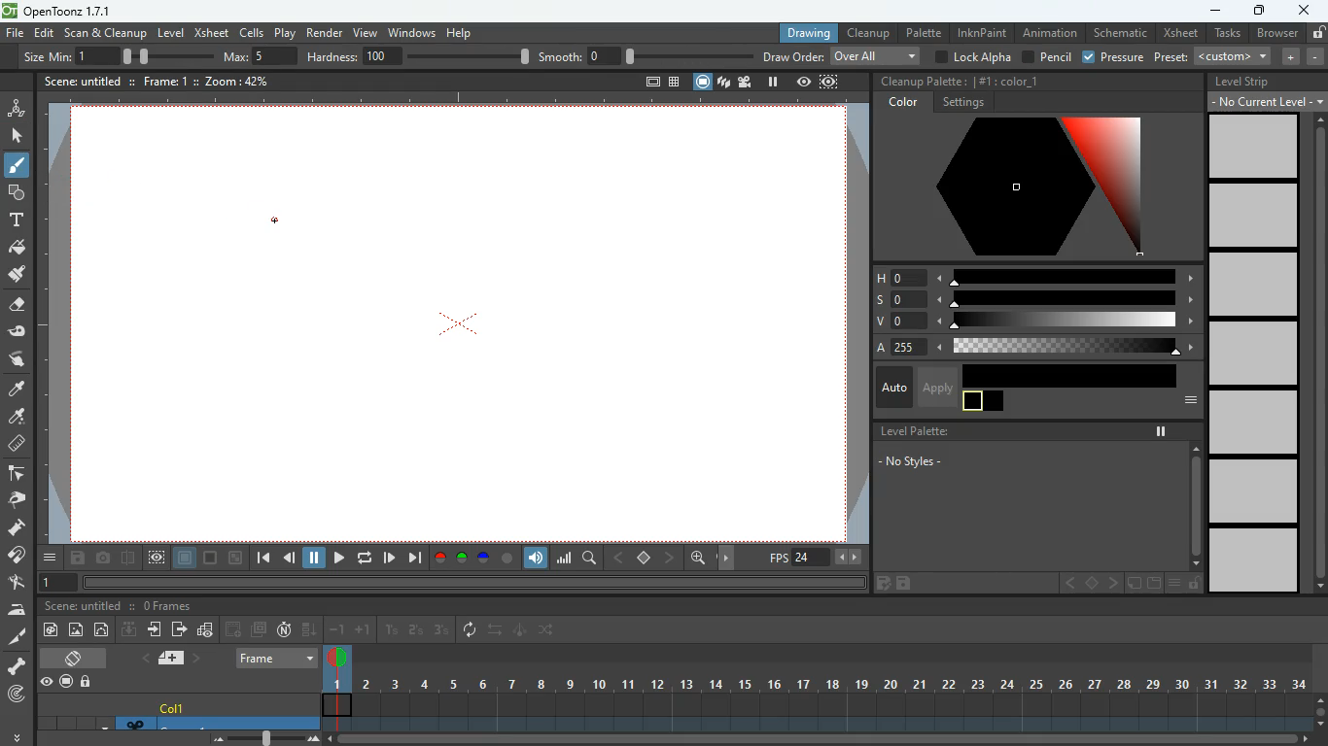 The height and width of the screenshot is (746, 1328). What do you see at coordinates (905, 103) in the screenshot?
I see `color` at bounding box center [905, 103].